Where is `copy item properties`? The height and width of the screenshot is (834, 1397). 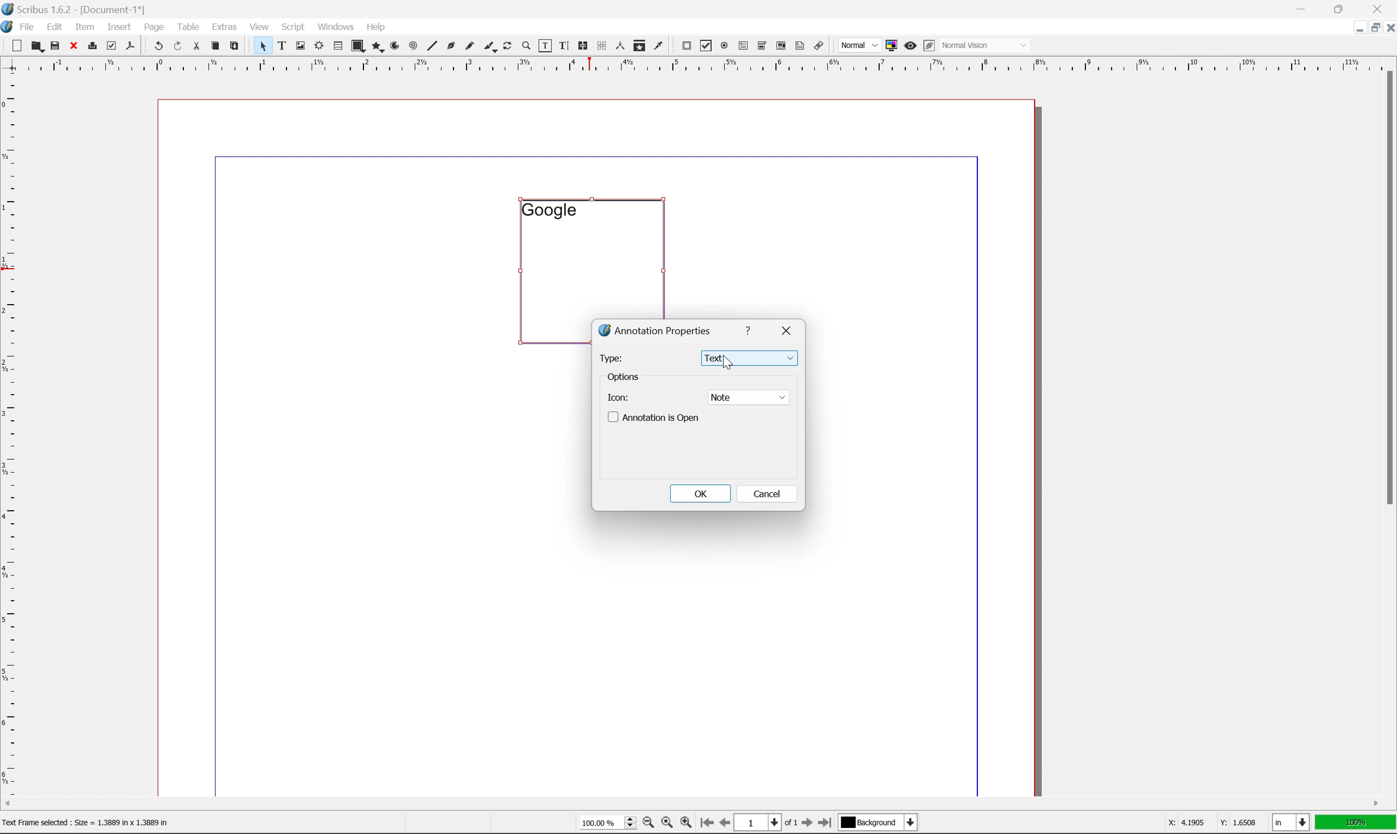 copy item properties is located at coordinates (640, 46).